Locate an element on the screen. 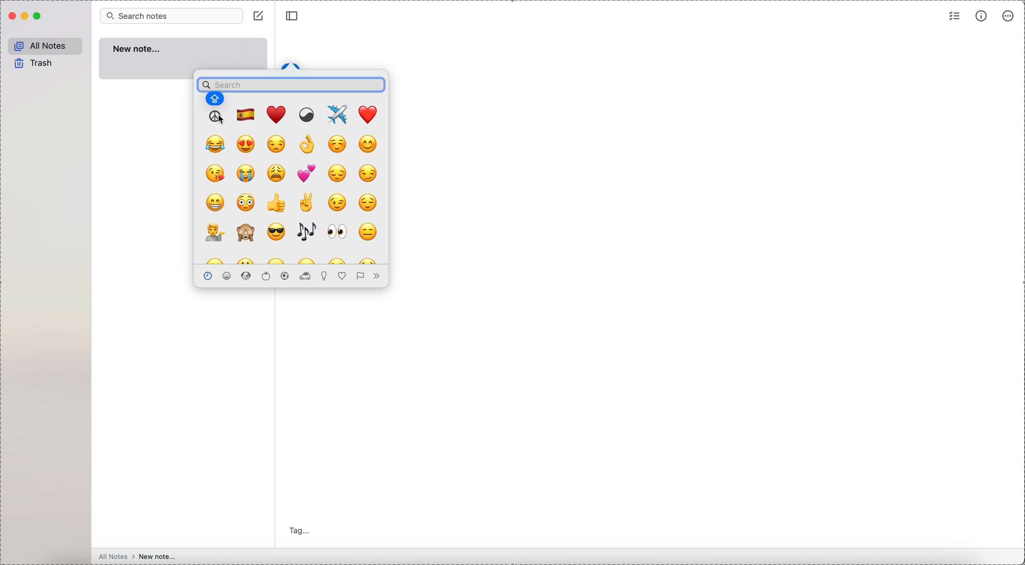 This screenshot has width=1025, height=565. emoji is located at coordinates (369, 114).